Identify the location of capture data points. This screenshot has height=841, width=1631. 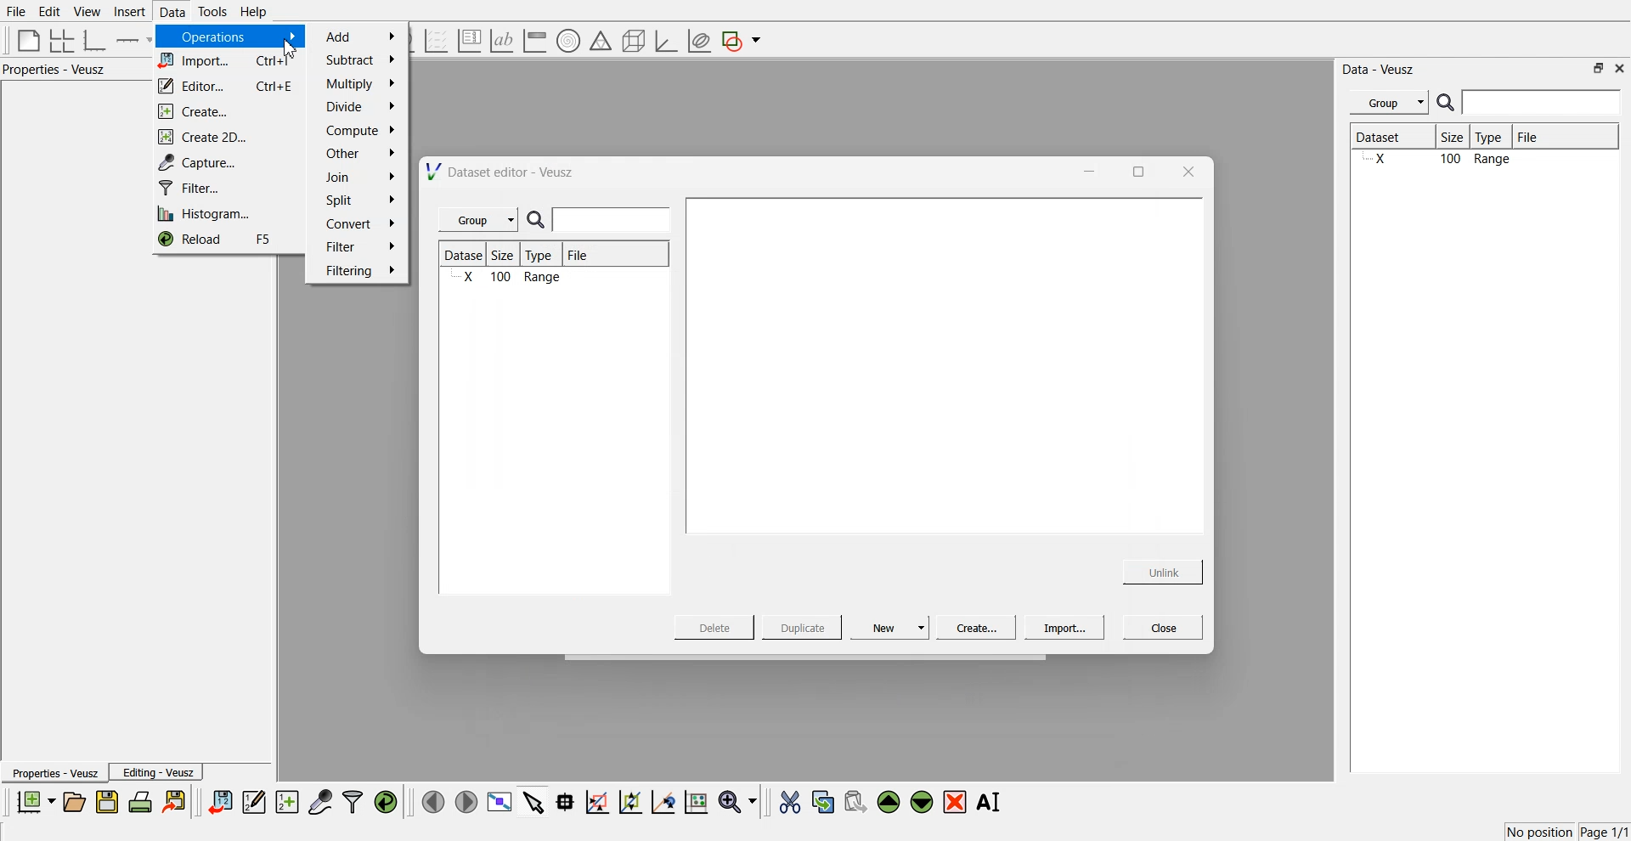
(321, 803).